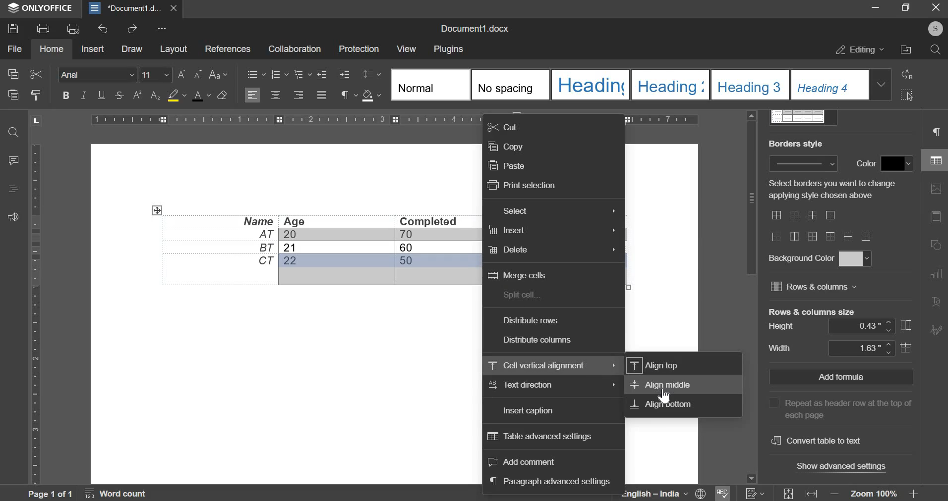 The width and height of the screenshot is (948, 501). What do you see at coordinates (43, 29) in the screenshot?
I see `print` at bounding box center [43, 29].